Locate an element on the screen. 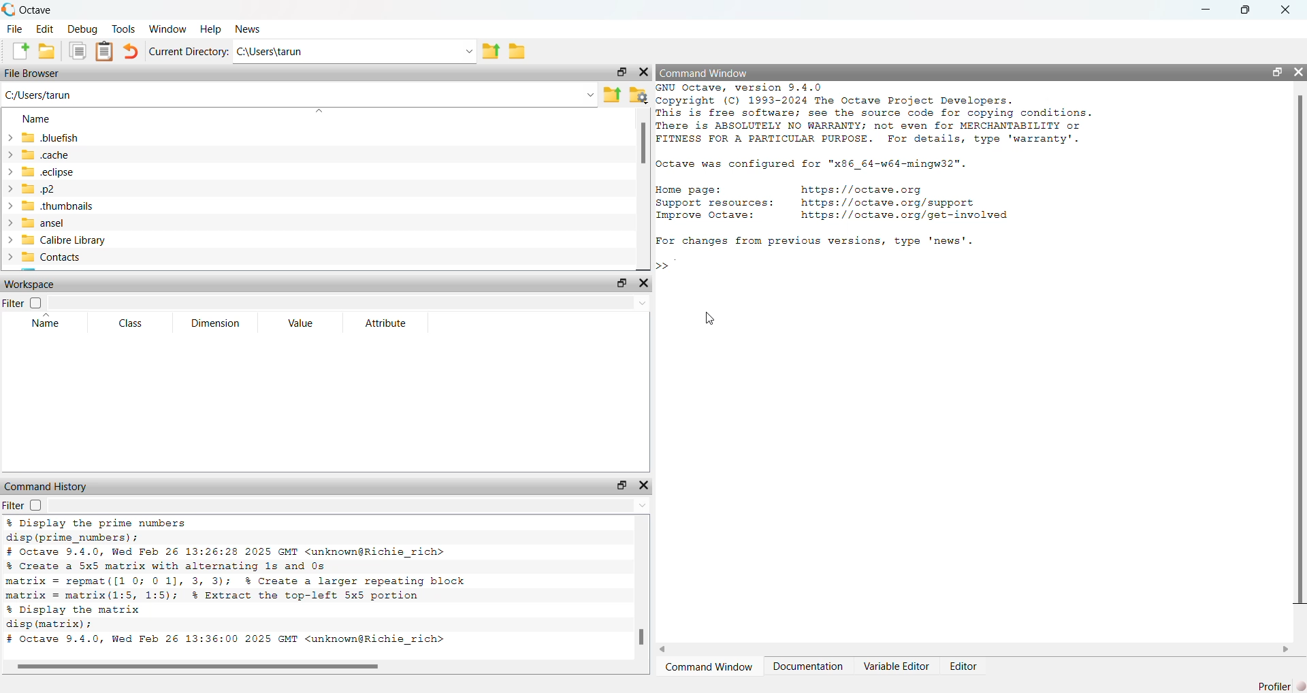  new script is located at coordinates (15, 52).